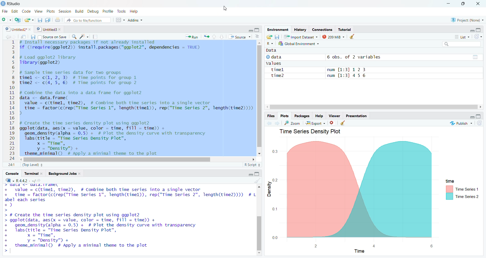  I want to click on R, so click(270, 44).